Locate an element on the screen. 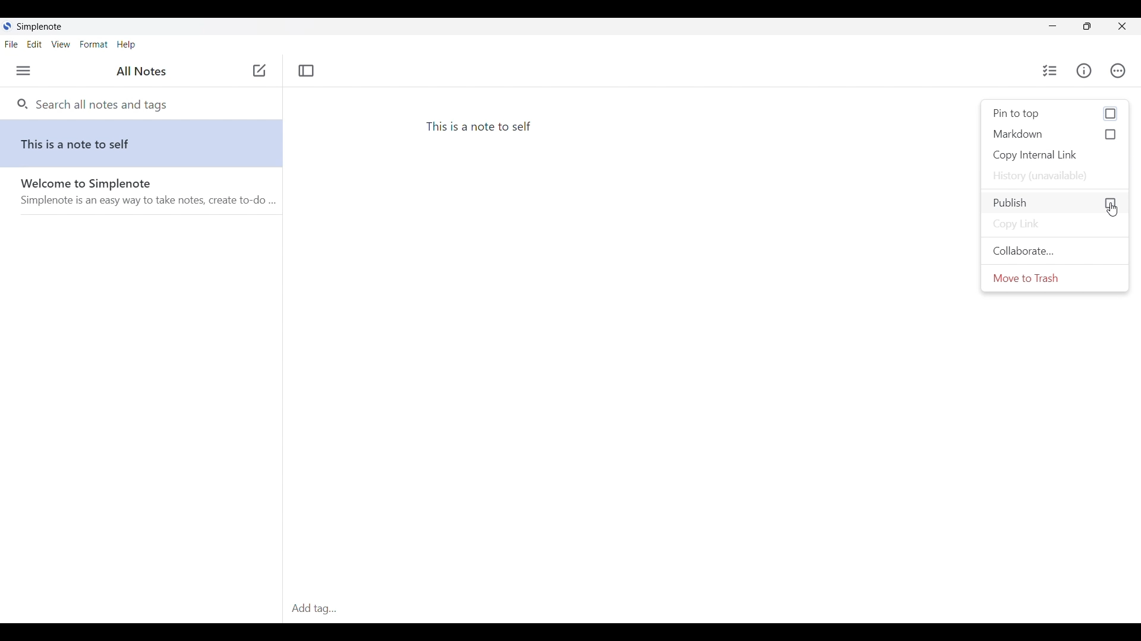 Image resolution: width=1141 pixels, height=641 pixels. Close interface is located at coordinates (1121, 26).